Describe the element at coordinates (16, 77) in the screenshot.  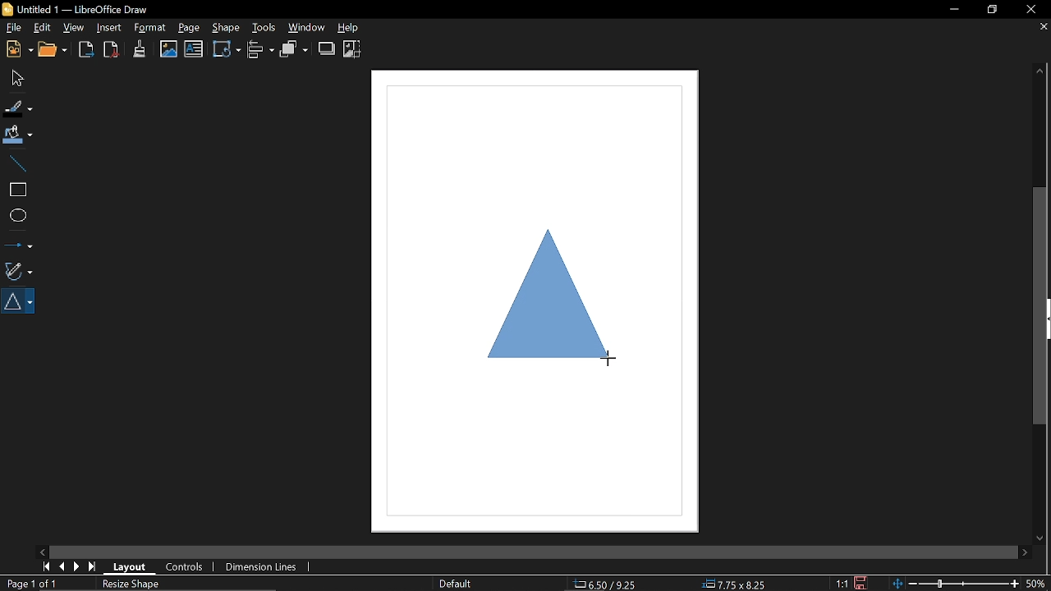
I see `Select` at that location.